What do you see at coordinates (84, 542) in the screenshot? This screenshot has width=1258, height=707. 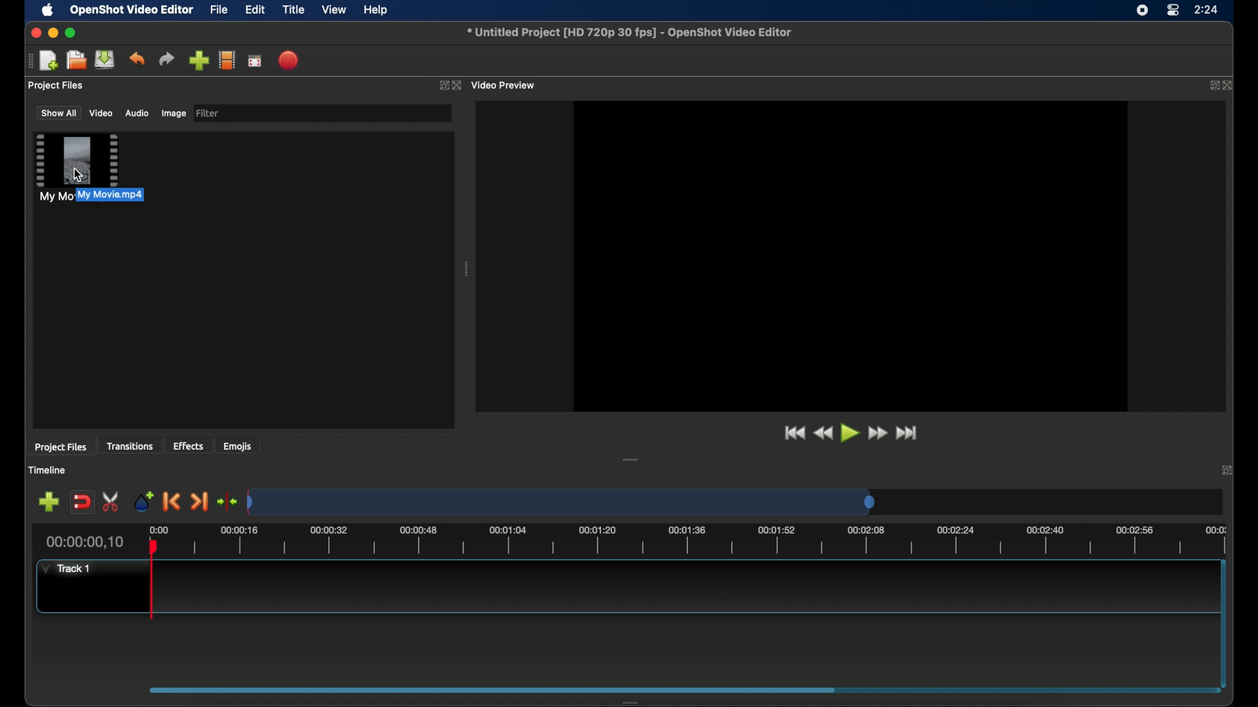 I see `current time indicator` at bounding box center [84, 542].